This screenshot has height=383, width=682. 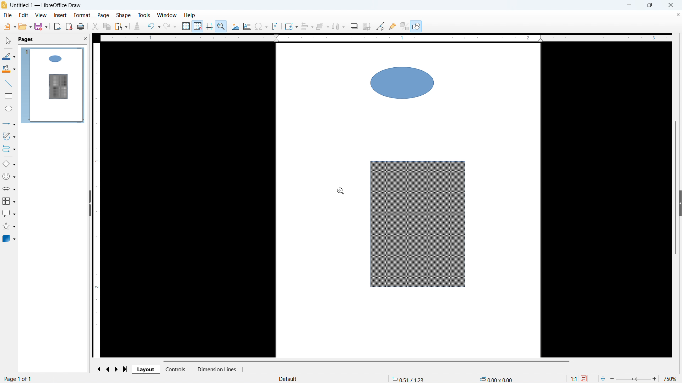 I want to click on Cursor coordinates , so click(x=408, y=379).